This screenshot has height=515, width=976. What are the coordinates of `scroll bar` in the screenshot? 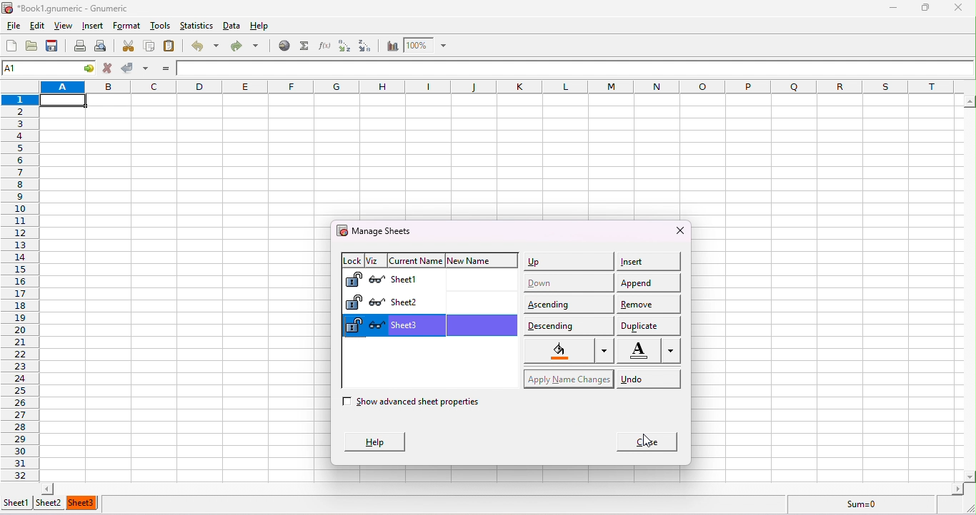 It's located at (504, 488).